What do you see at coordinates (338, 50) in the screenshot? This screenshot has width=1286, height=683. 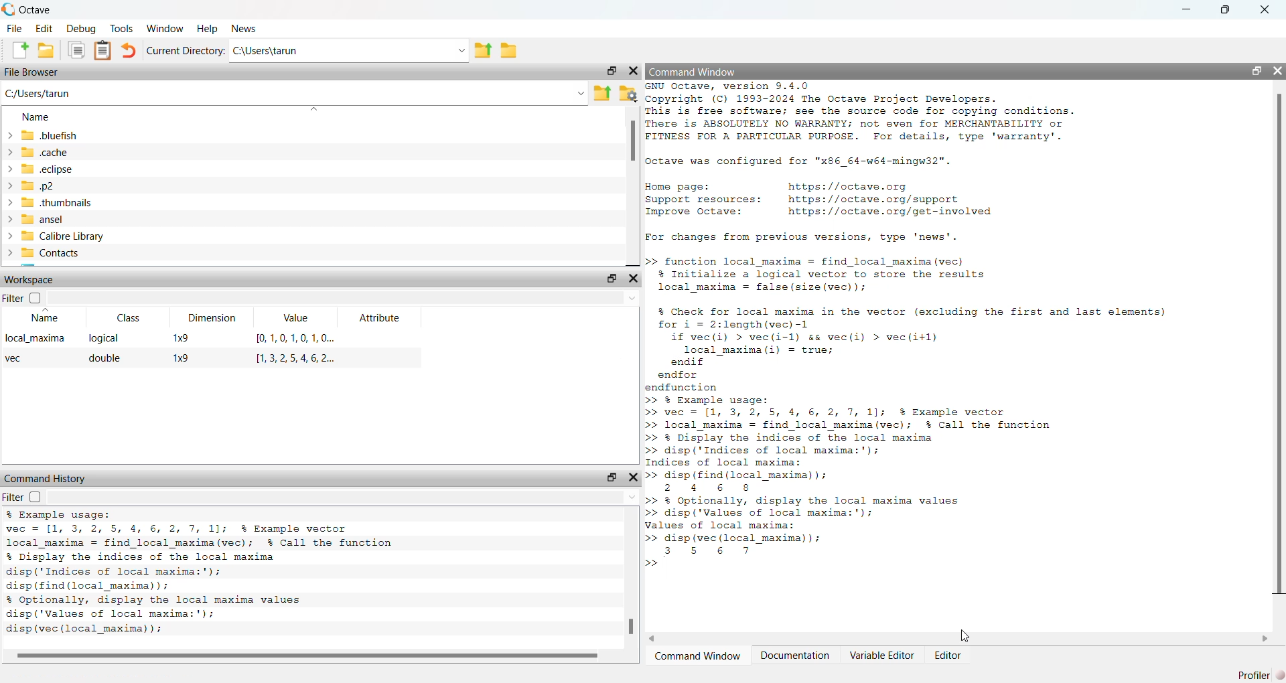 I see `C:\Users\tarun` at bounding box center [338, 50].